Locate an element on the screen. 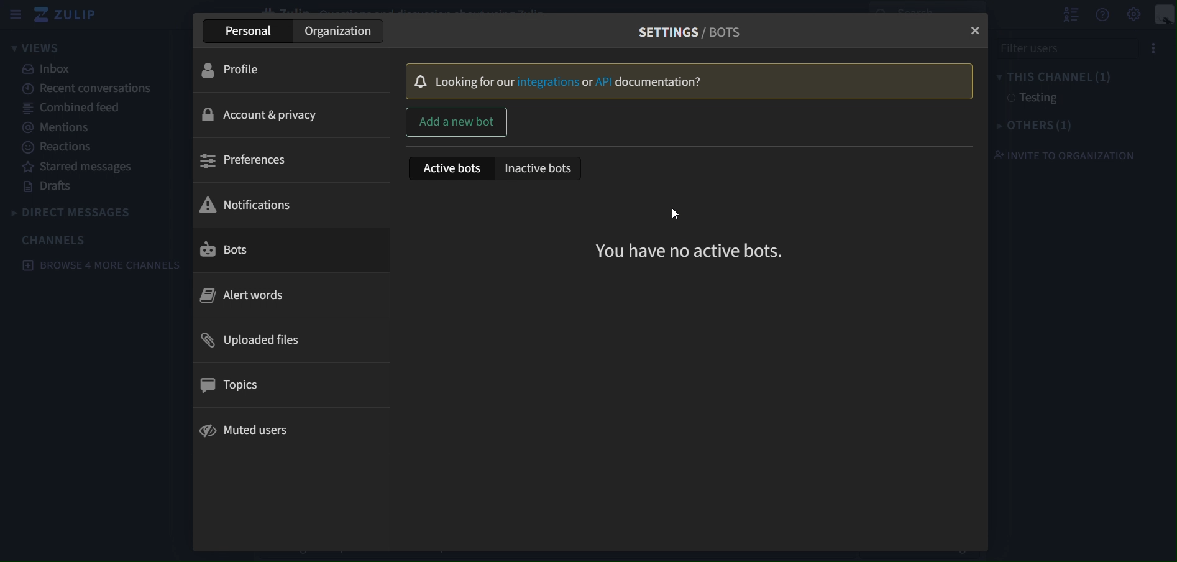  alert words is located at coordinates (252, 295).